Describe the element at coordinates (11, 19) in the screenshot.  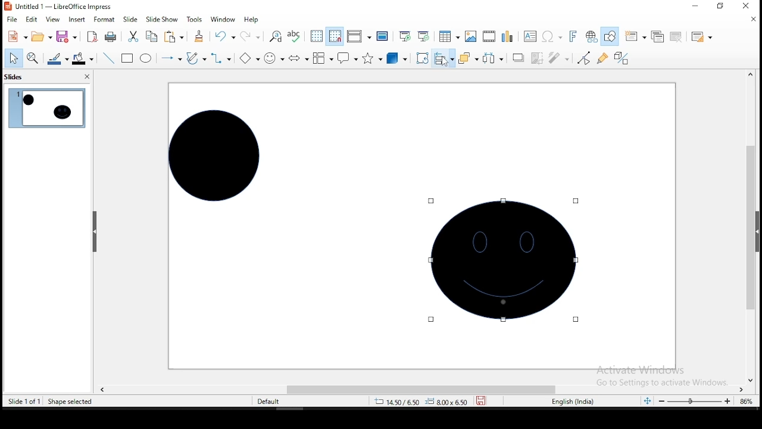
I see `file` at that location.